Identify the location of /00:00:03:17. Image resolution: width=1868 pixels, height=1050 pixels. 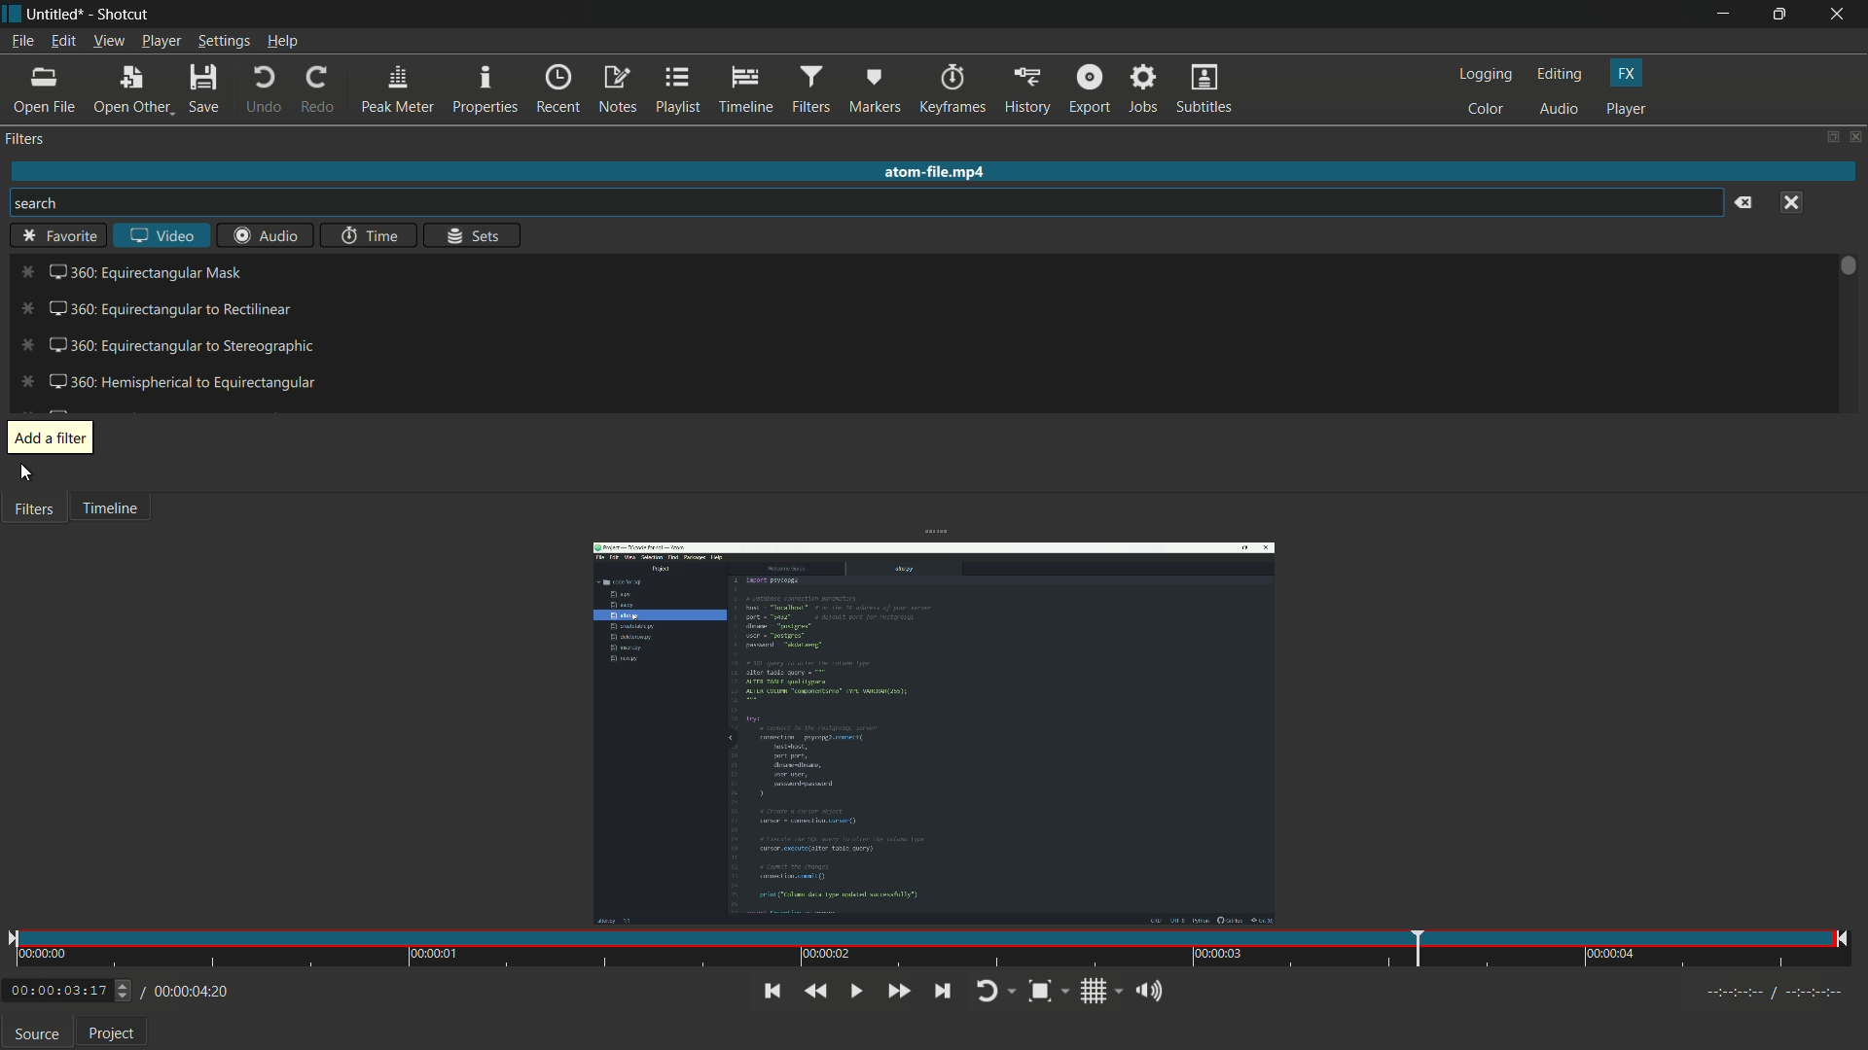
(64, 992).